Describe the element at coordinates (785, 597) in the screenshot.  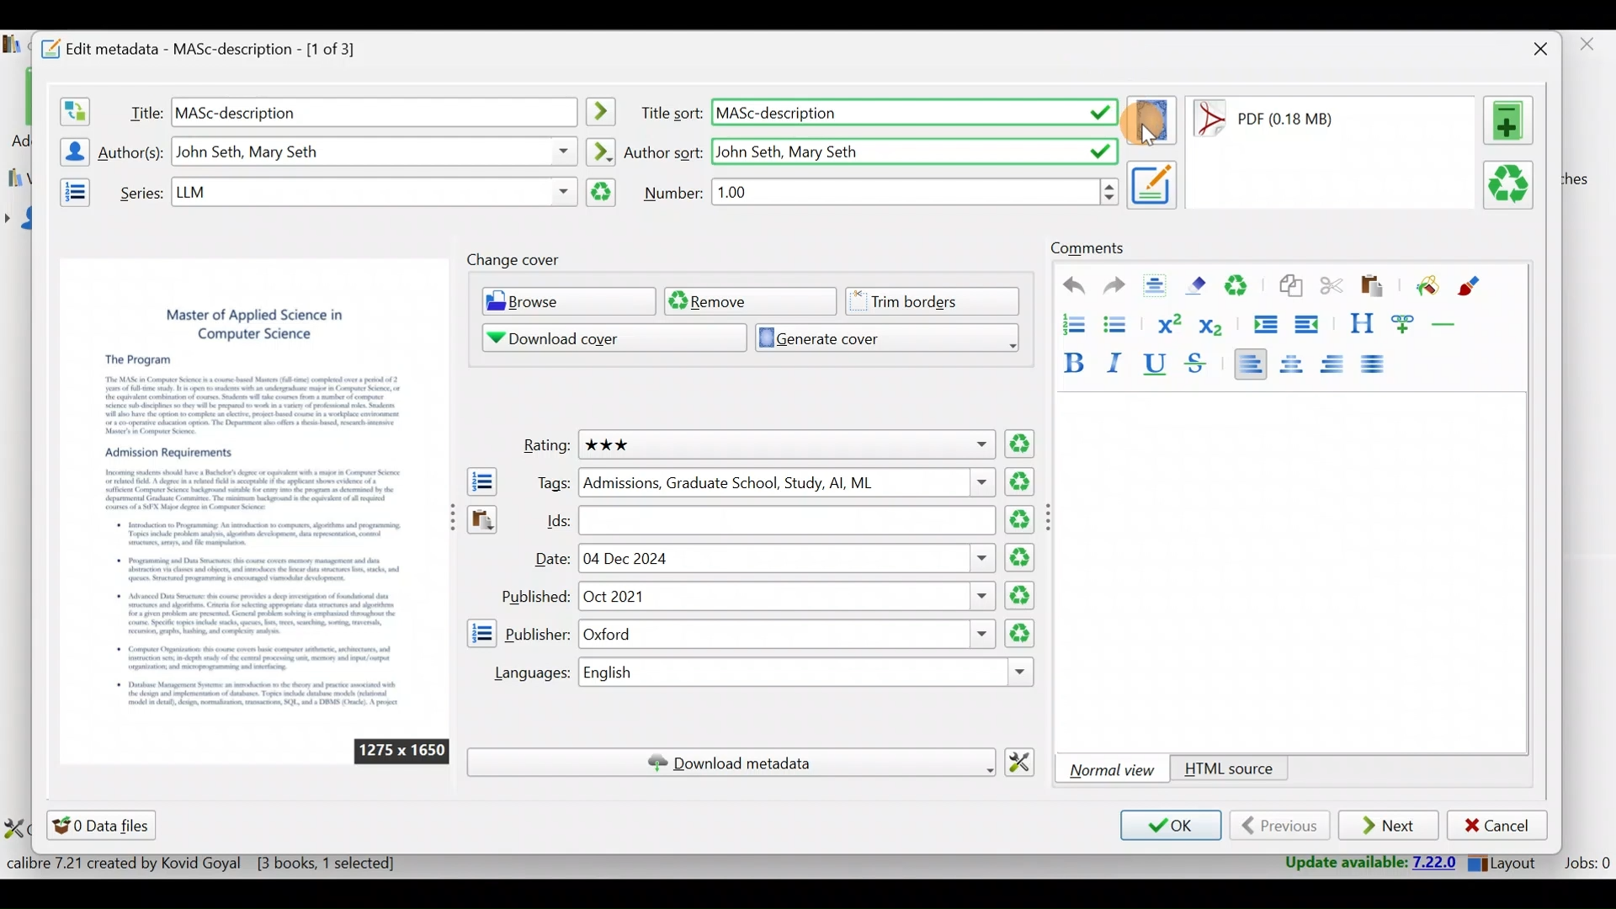
I see `` at that location.